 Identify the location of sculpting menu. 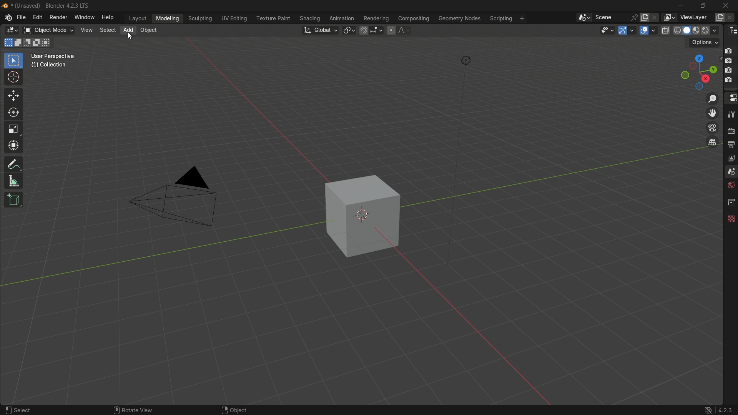
(200, 18).